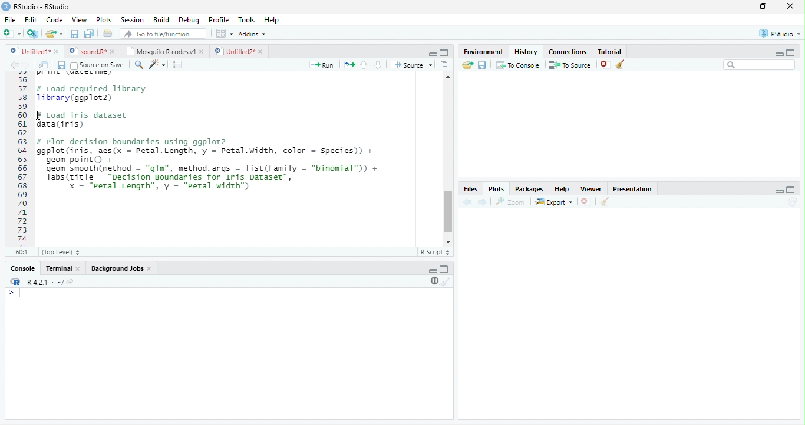 The width and height of the screenshot is (805, 425). What do you see at coordinates (610, 52) in the screenshot?
I see `Tutorial` at bounding box center [610, 52].